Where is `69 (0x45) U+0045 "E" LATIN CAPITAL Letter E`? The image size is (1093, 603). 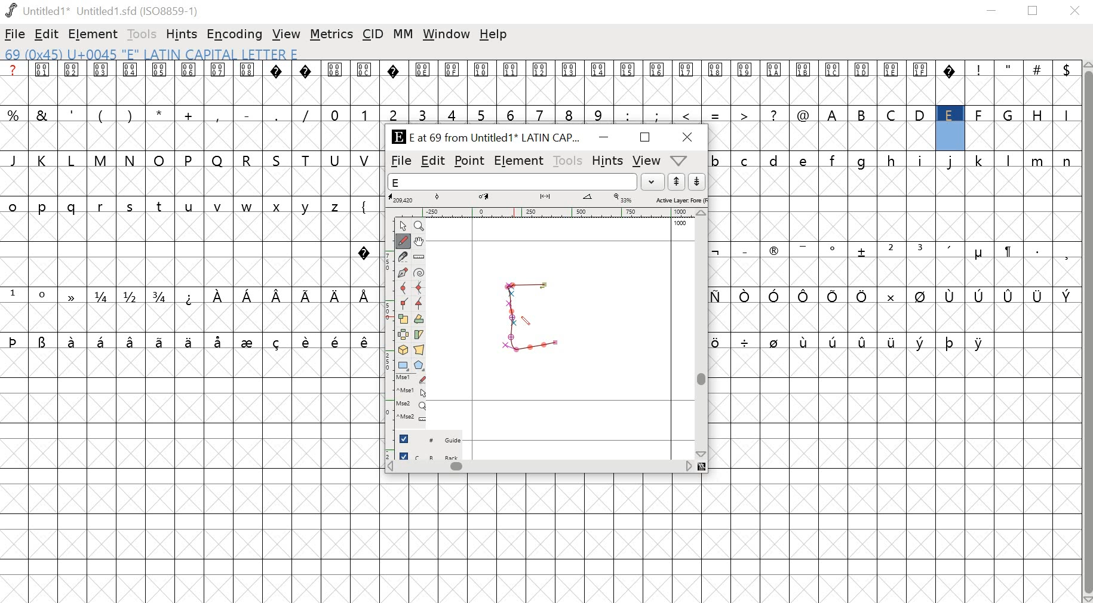
69 (0x45) U+0045 "E" LATIN CAPITAL Letter E is located at coordinates (154, 55).